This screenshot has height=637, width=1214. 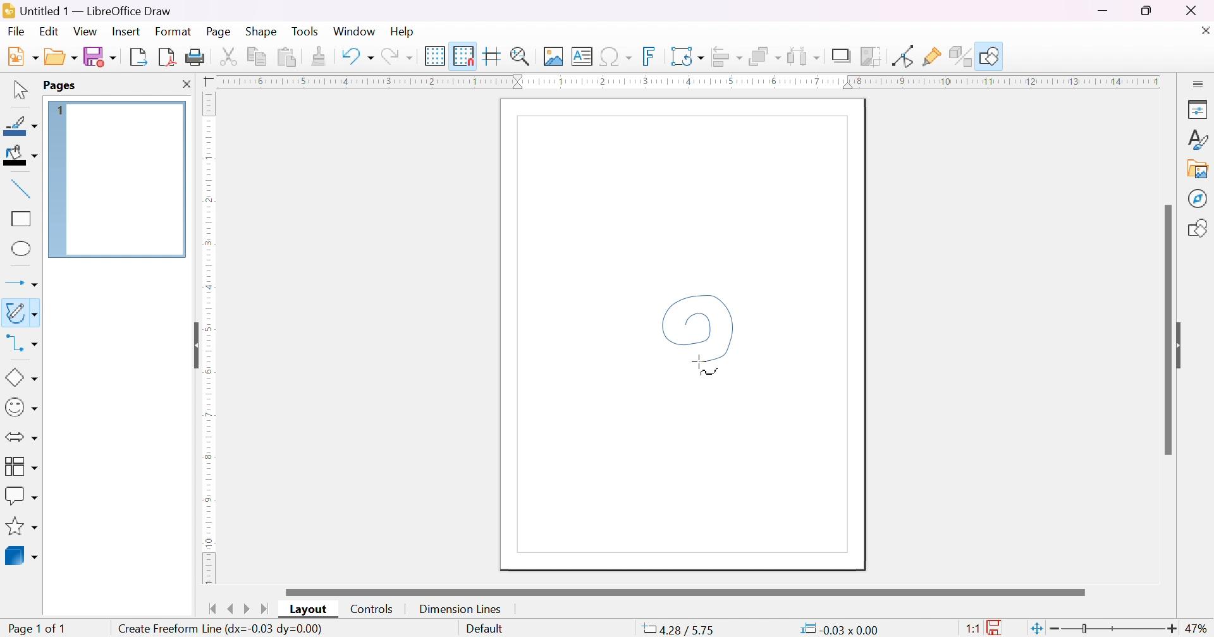 What do you see at coordinates (459, 609) in the screenshot?
I see `dimension lines` at bounding box center [459, 609].